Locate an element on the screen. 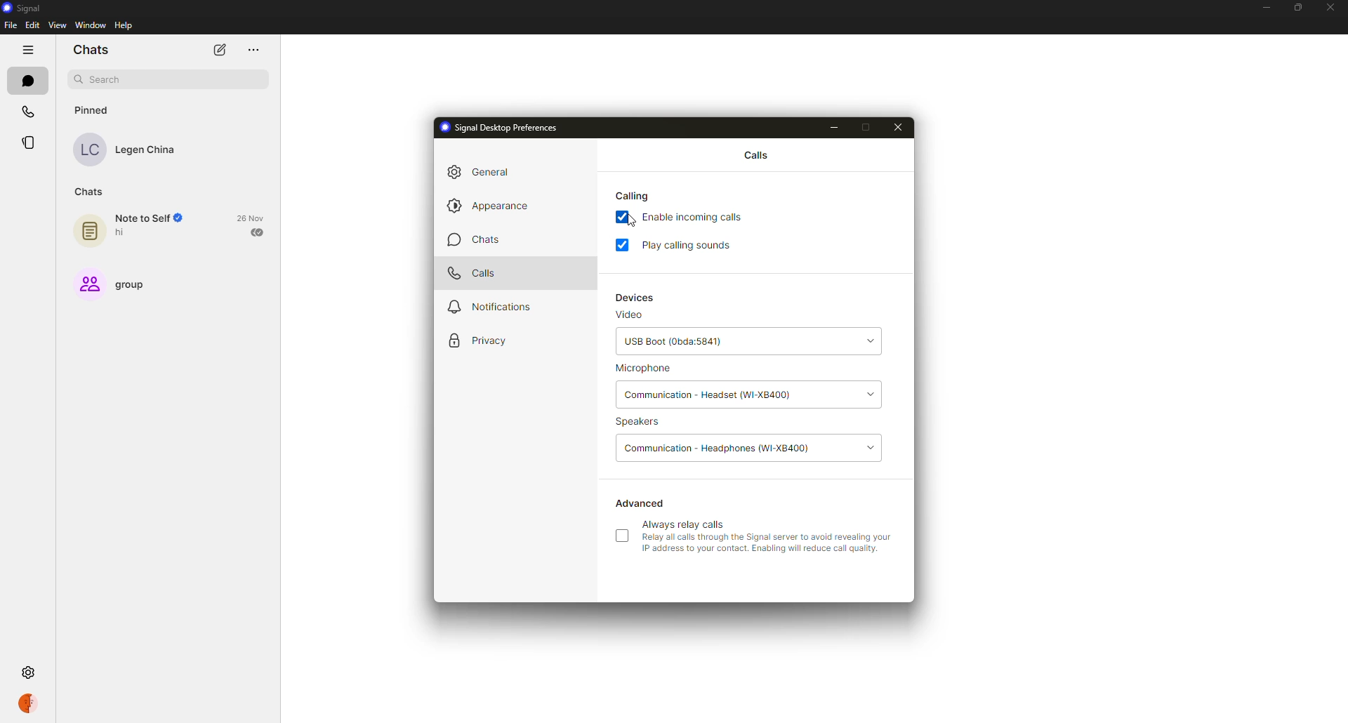  play calling sounds is located at coordinates (691, 245).